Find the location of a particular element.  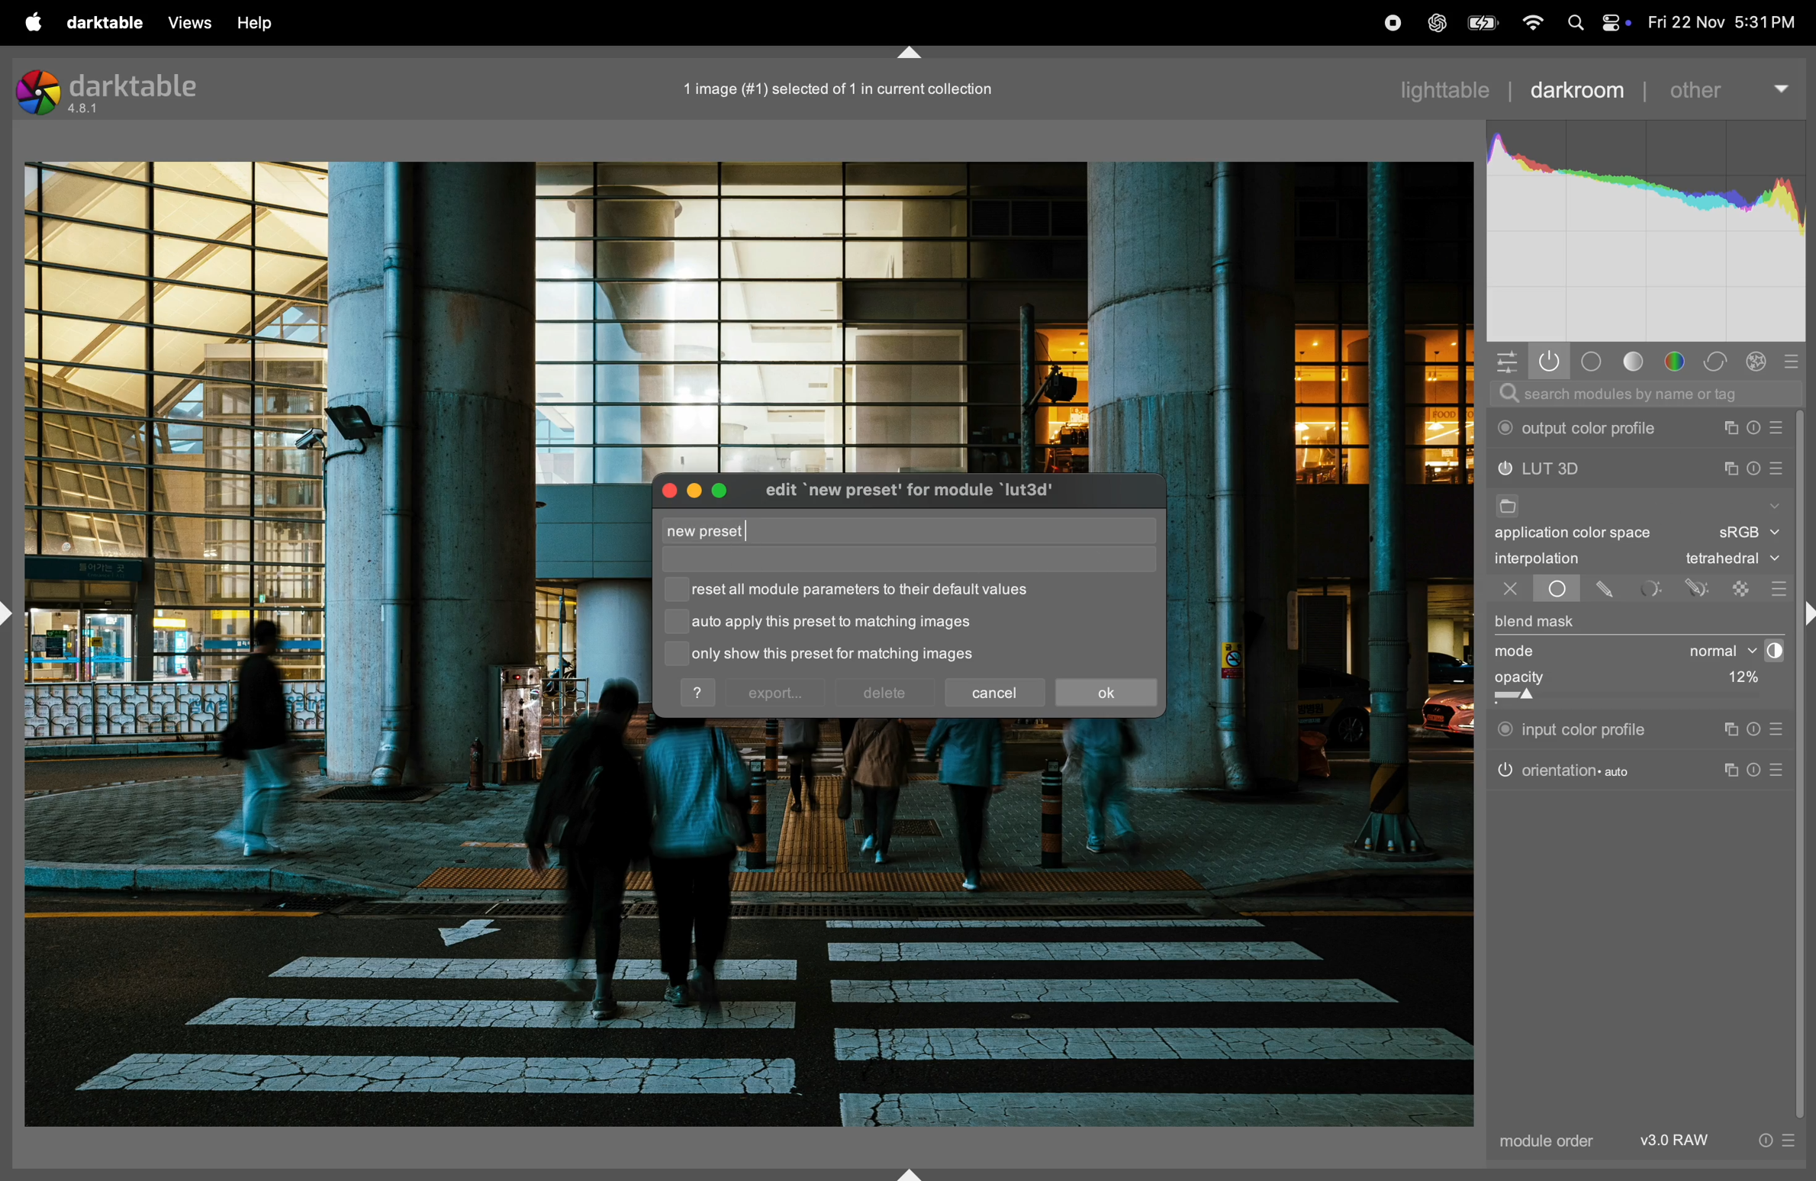

correct is located at coordinates (1760, 362).